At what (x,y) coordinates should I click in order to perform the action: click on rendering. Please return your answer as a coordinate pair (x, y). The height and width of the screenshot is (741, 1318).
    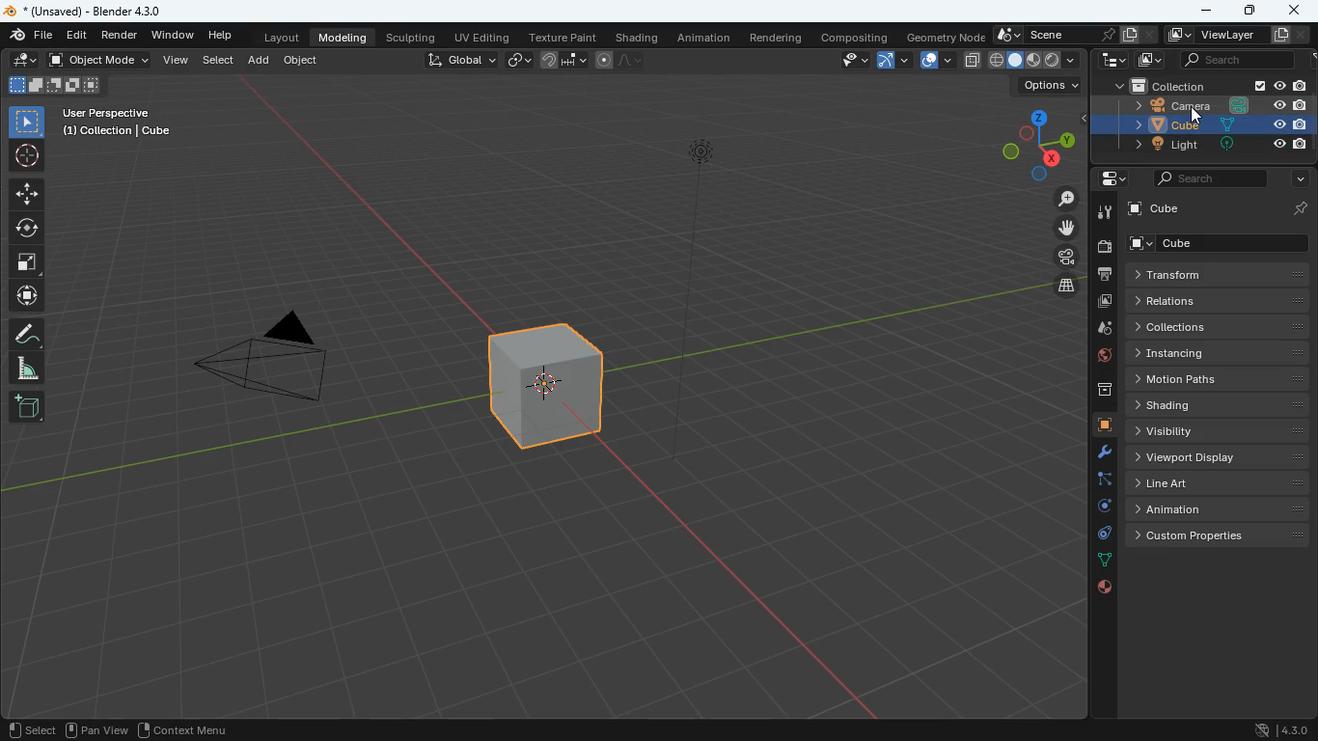
    Looking at the image, I should click on (777, 37).